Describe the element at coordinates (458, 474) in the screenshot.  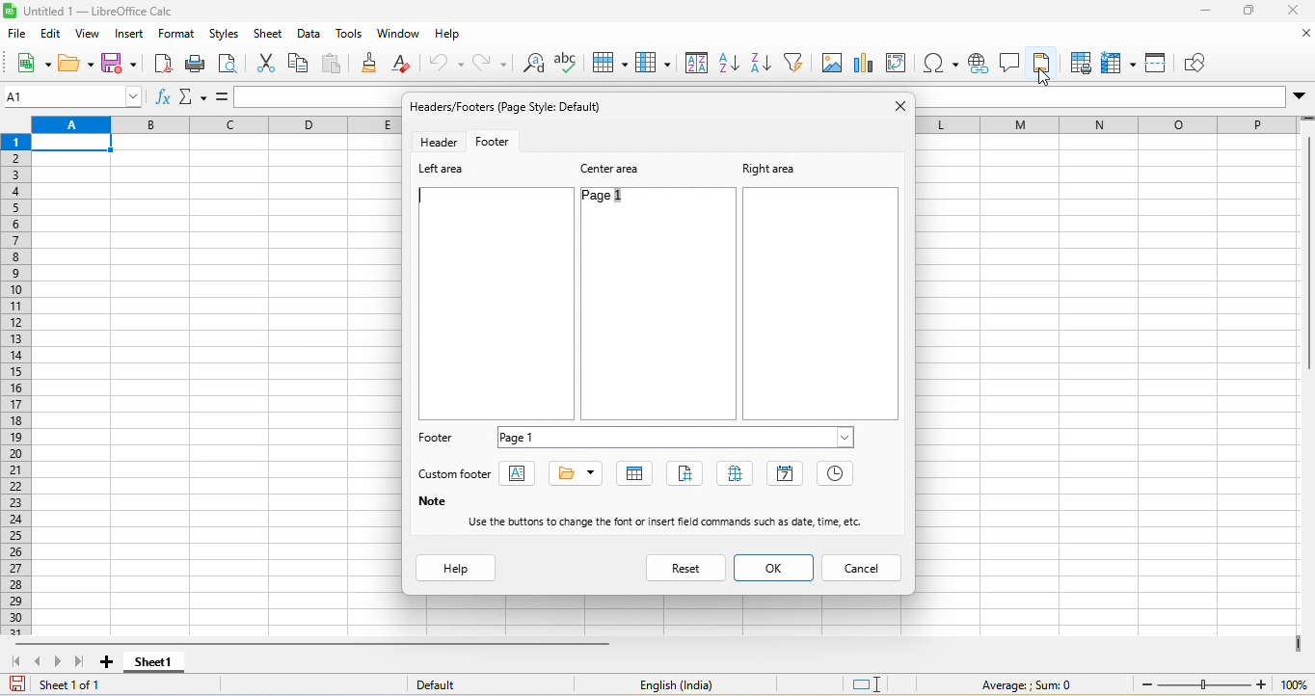
I see `custom footer` at that location.